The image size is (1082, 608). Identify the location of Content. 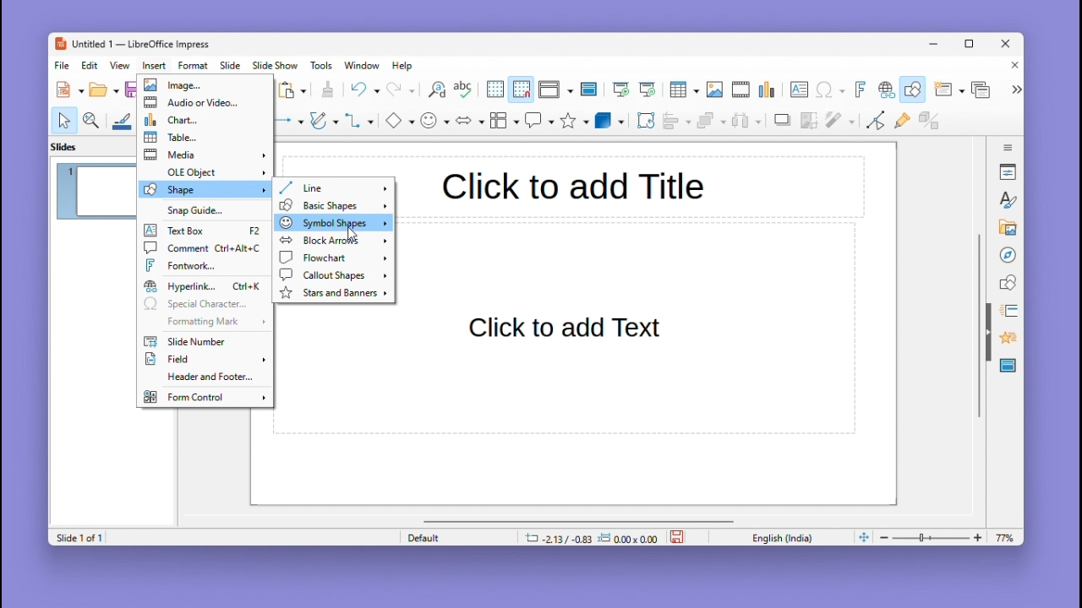
(570, 327).